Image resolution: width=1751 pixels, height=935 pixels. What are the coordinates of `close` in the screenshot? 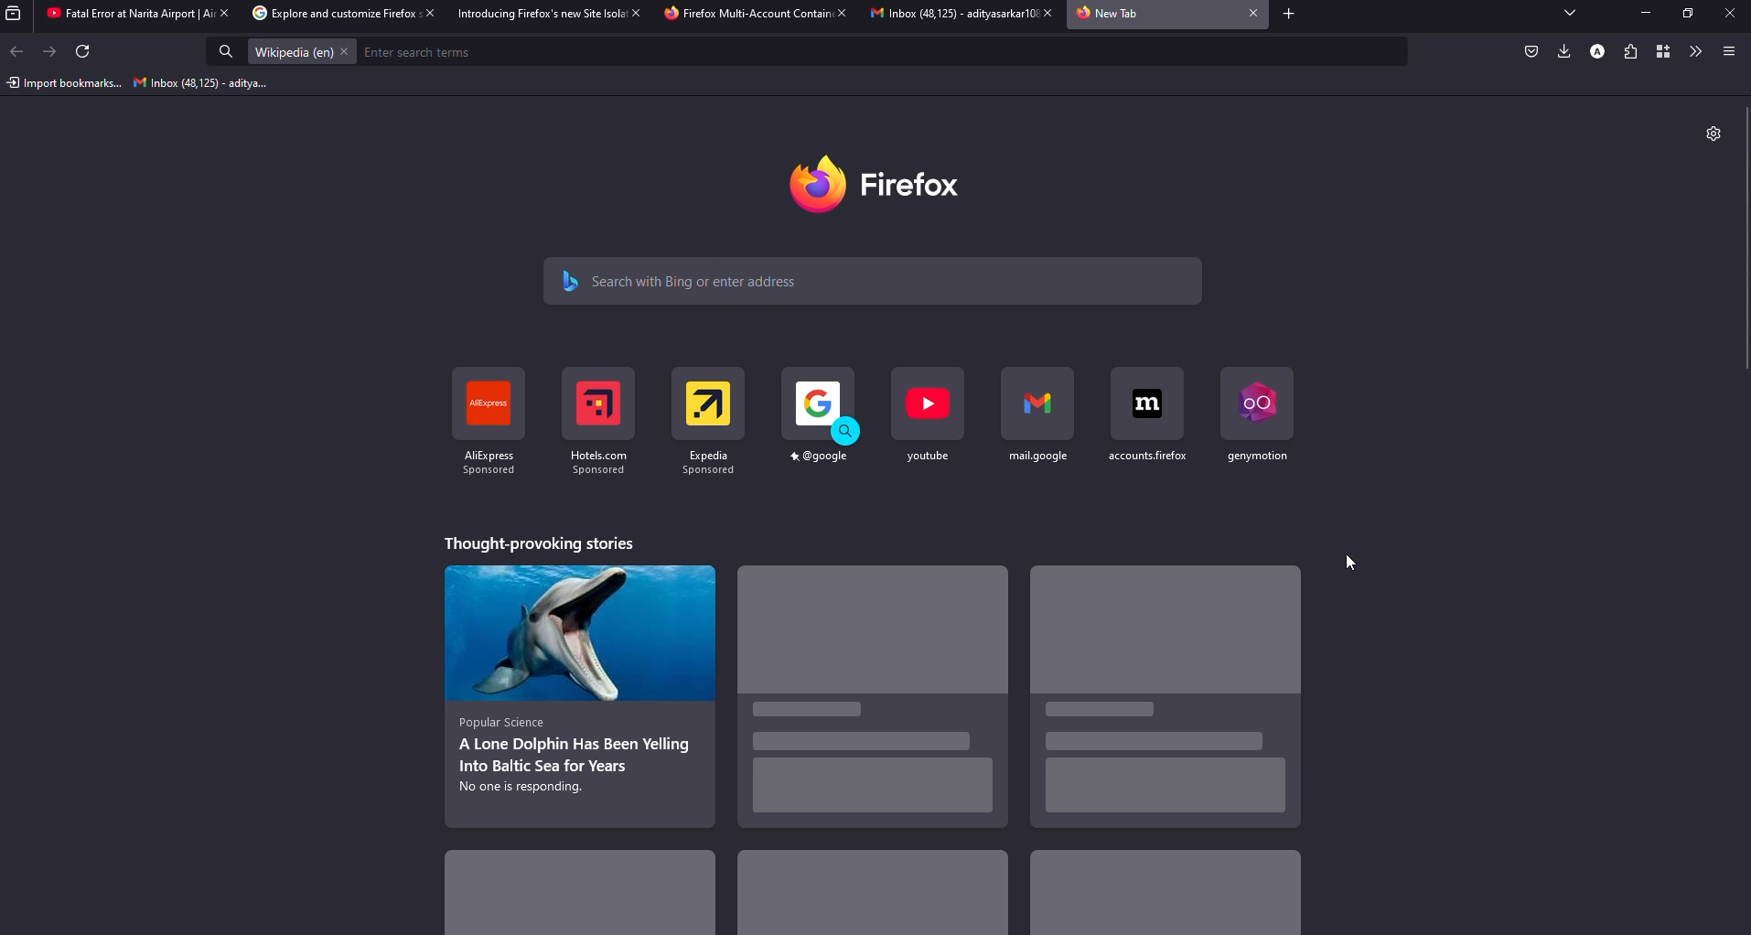 It's located at (1042, 13).